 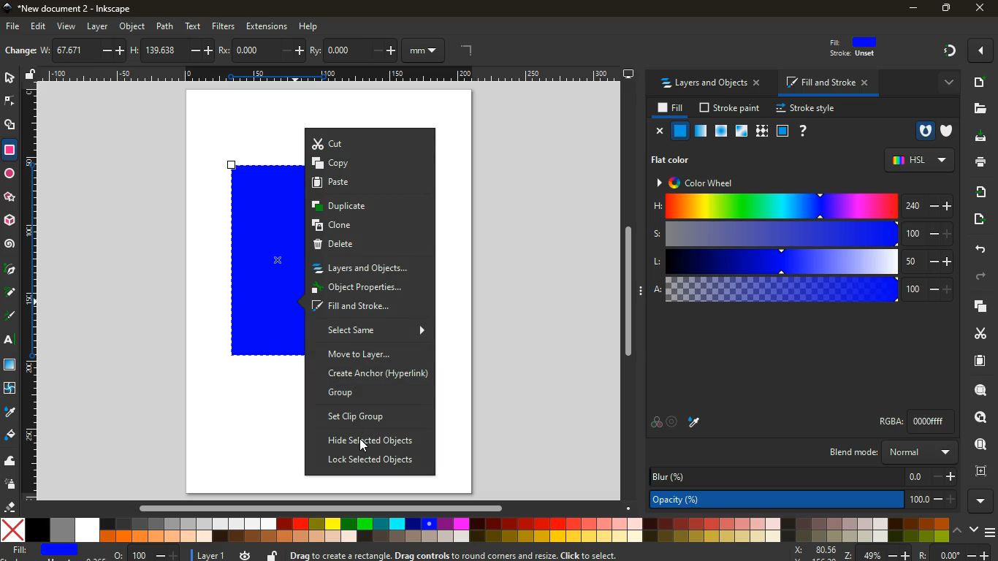 What do you see at coordinates (975, 108) in the screenshot?
I see `files` at bounding box center [975, 108].